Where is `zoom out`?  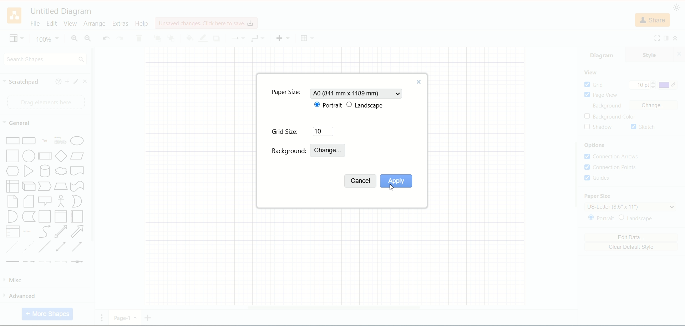 zoom out is located at coordinates (88, 38).